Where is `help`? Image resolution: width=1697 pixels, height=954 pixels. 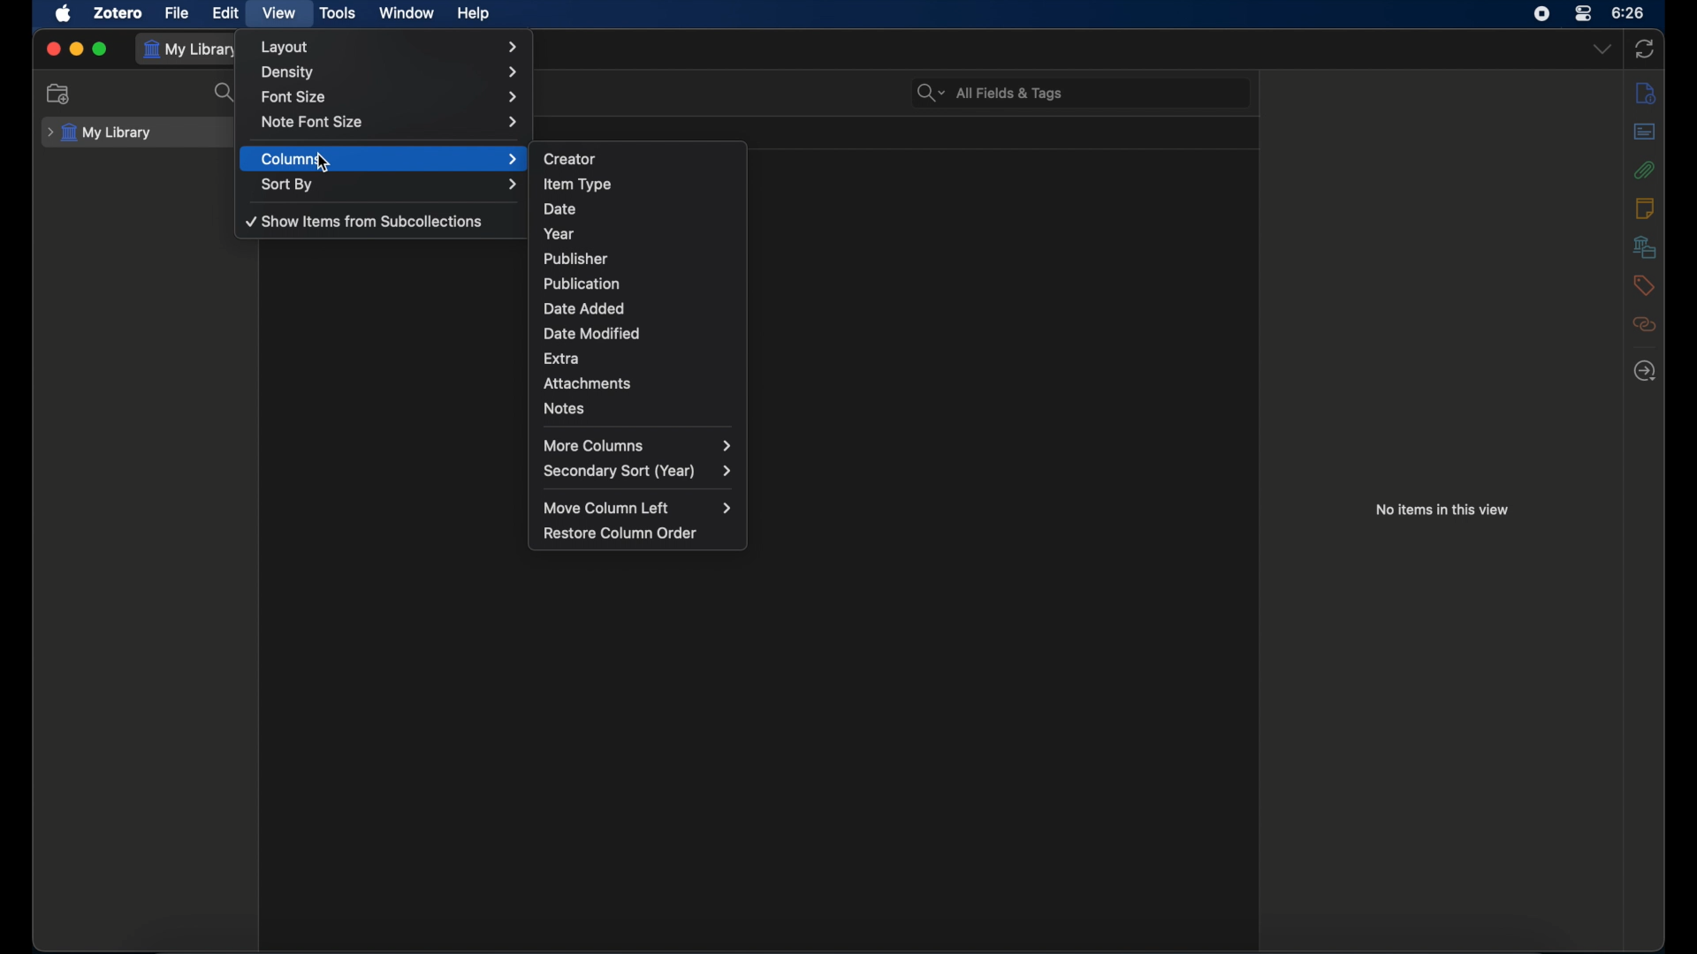 help is located at coordinates (476, 12).